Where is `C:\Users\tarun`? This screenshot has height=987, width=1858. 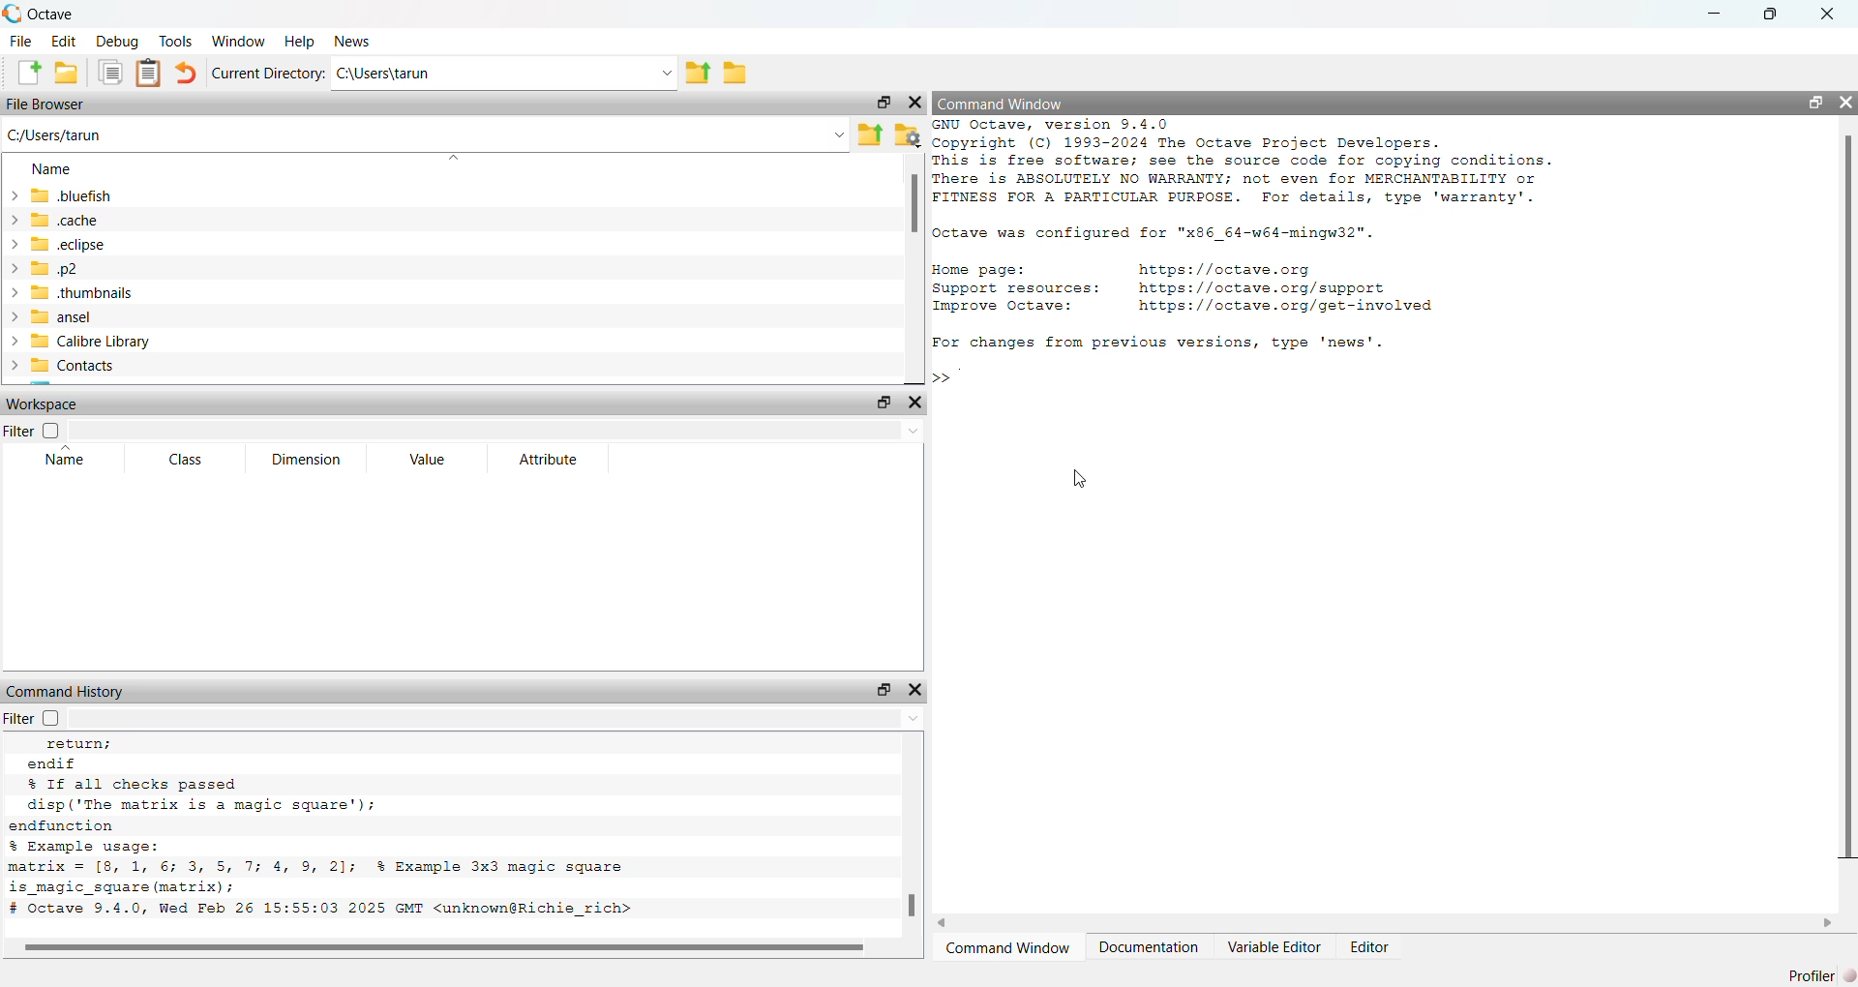 C:\Users\tarun is located at coordinates (56, 135).